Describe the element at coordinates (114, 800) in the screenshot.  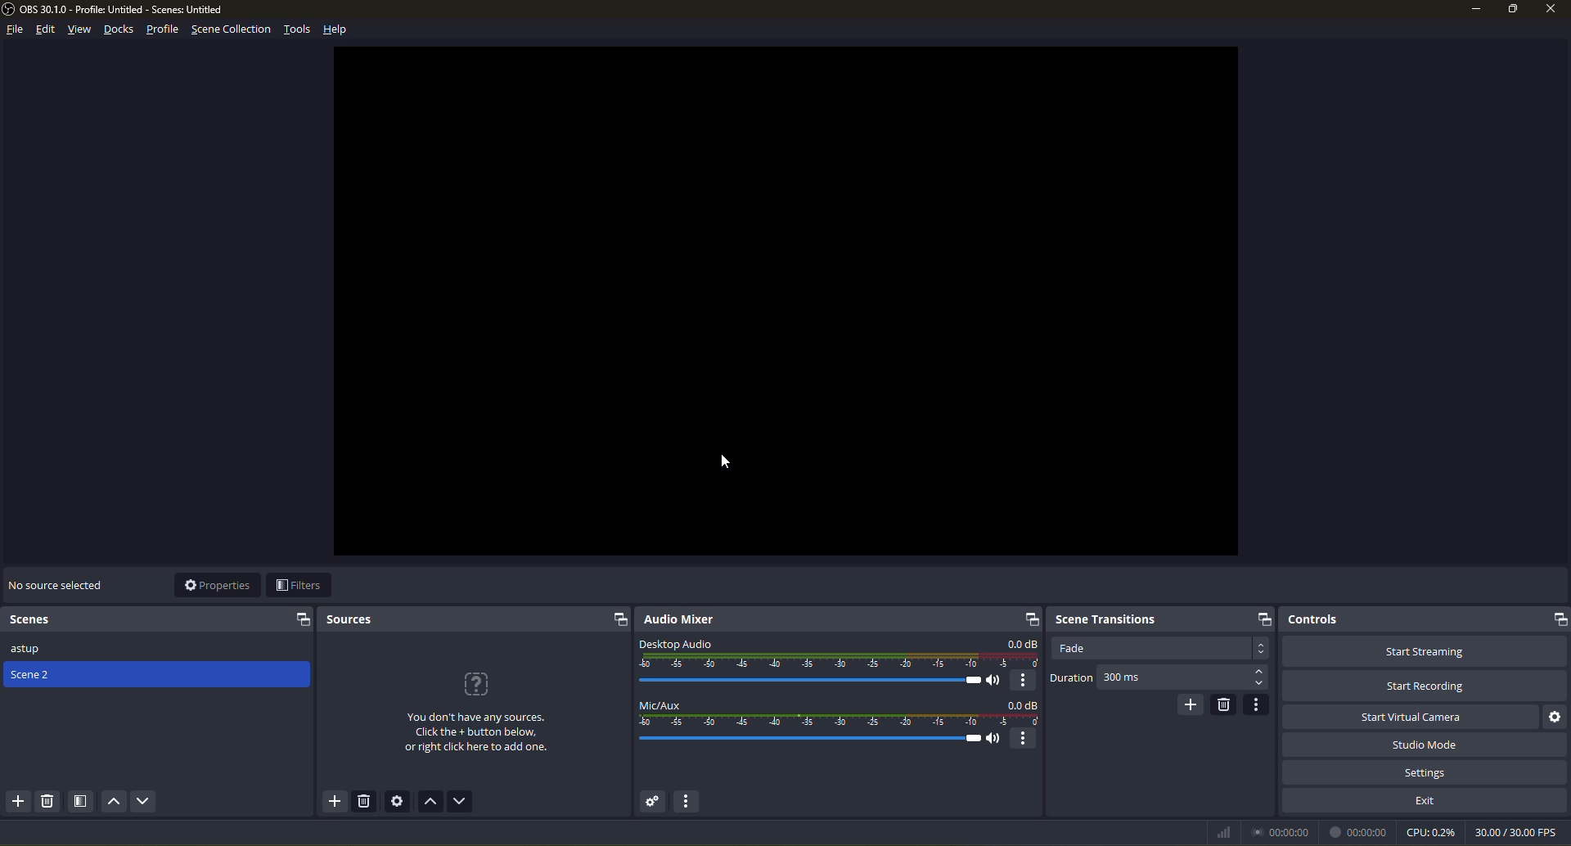
I see `move scene up` at that location.